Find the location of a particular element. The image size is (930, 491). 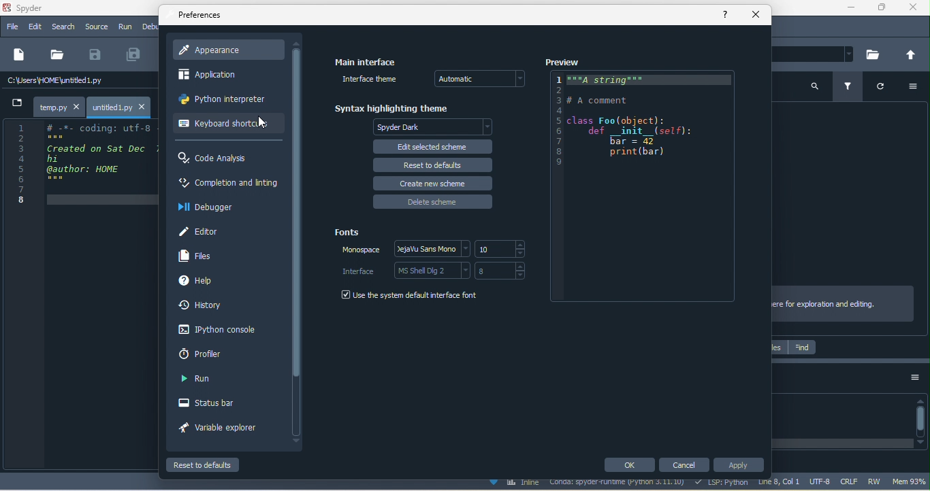

maximize is located at coordinates (882, 8).